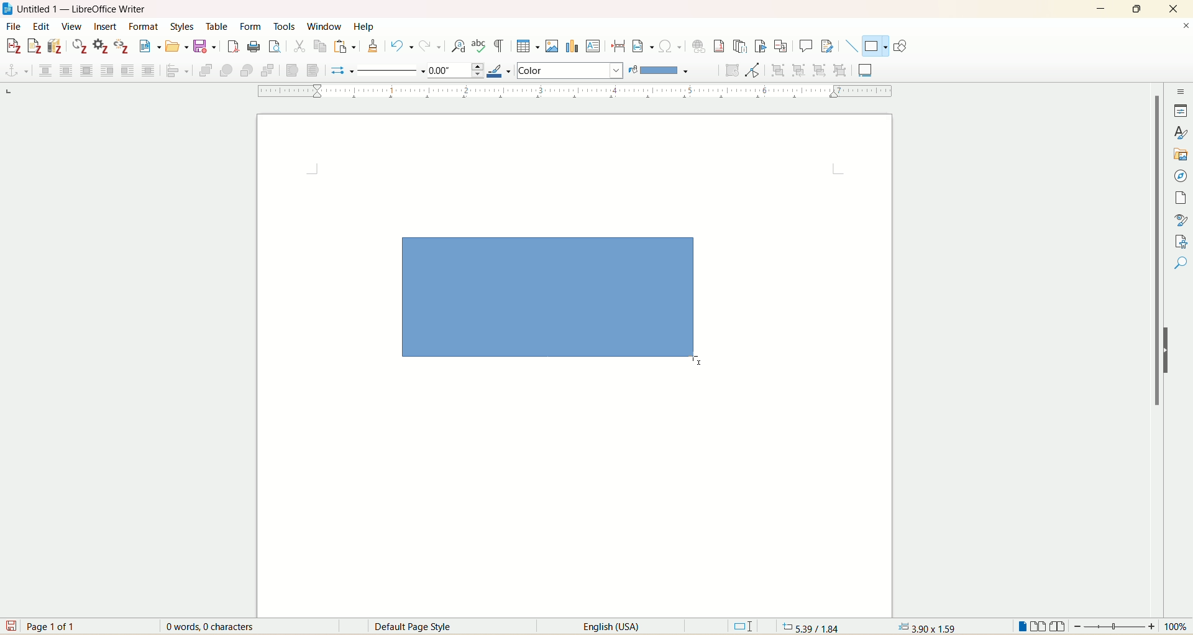  What do you see at coordinates (428, 47) in the screenshot?
I see `redo` at bounding box center [428, 47].